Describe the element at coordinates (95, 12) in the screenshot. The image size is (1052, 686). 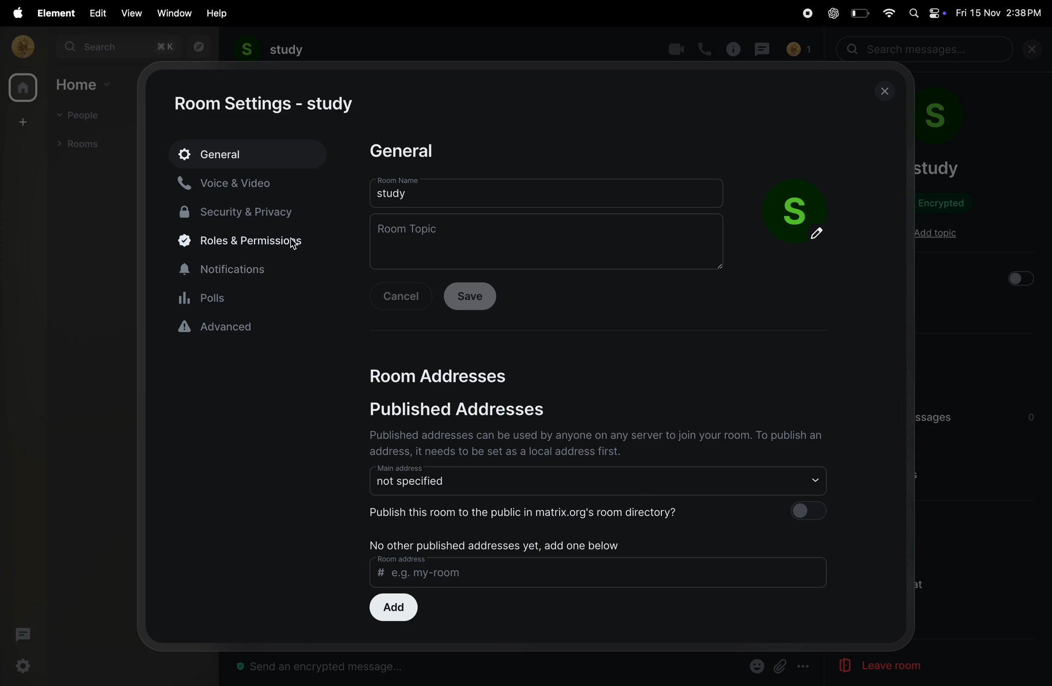
I see `edit` at that location.